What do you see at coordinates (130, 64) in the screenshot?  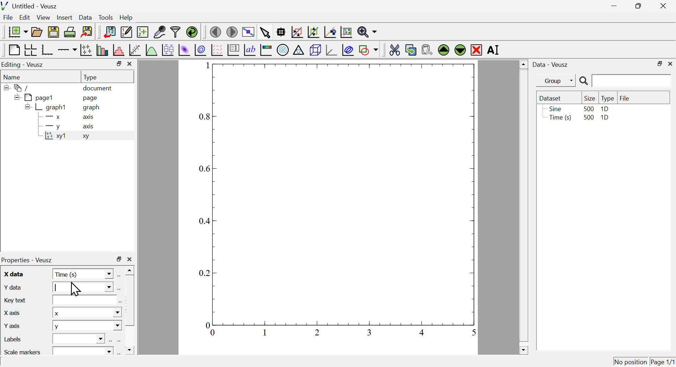 I see `close` at bounding box center [130, 64].